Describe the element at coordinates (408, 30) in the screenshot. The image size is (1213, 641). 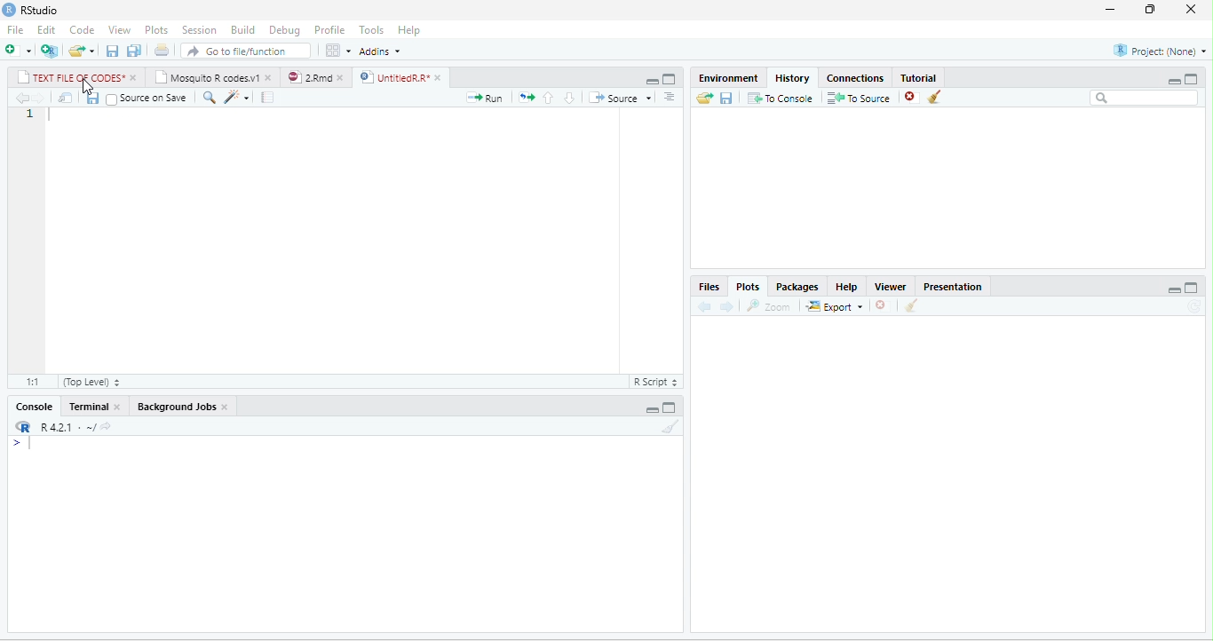
I see `Help` at that location.